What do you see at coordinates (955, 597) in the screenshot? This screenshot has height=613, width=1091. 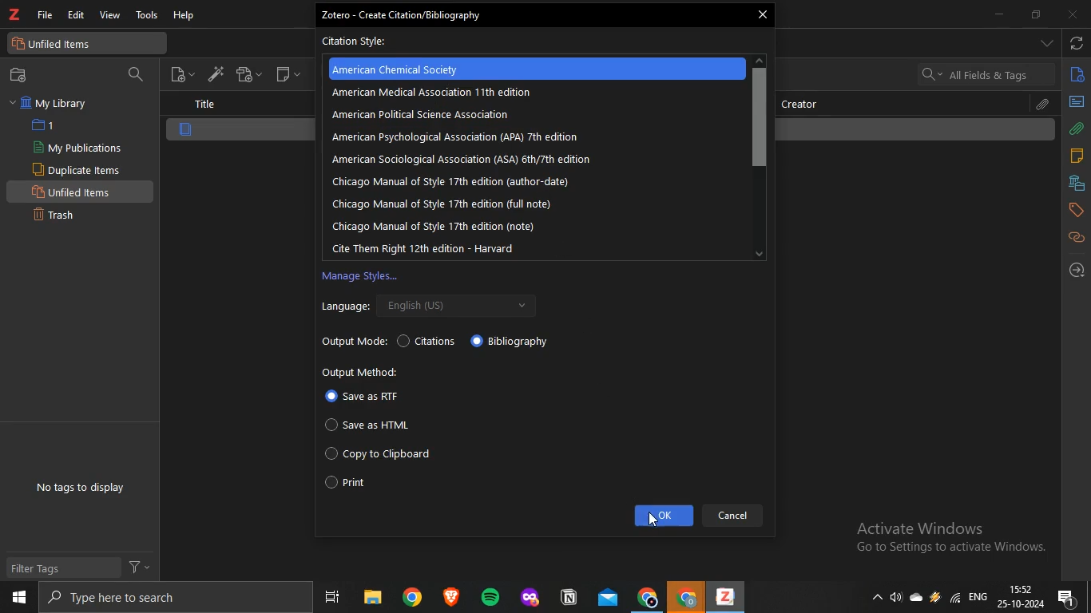 I see `wifi` at bounding box center [955, 597].